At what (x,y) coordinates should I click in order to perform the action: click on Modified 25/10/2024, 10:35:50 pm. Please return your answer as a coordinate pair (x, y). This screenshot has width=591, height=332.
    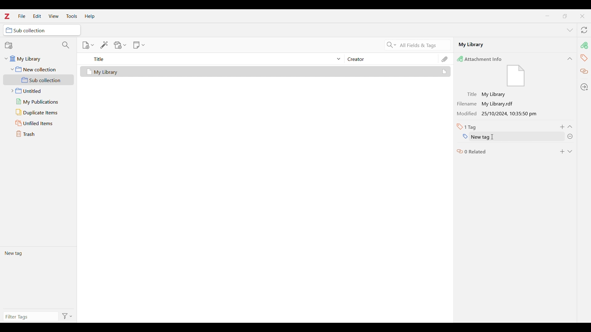
    Looking at the image, I should click on (499, 114).